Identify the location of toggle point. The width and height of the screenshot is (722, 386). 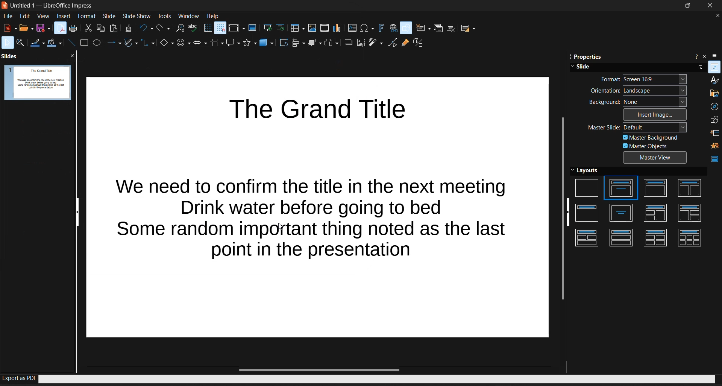
(393, 43).